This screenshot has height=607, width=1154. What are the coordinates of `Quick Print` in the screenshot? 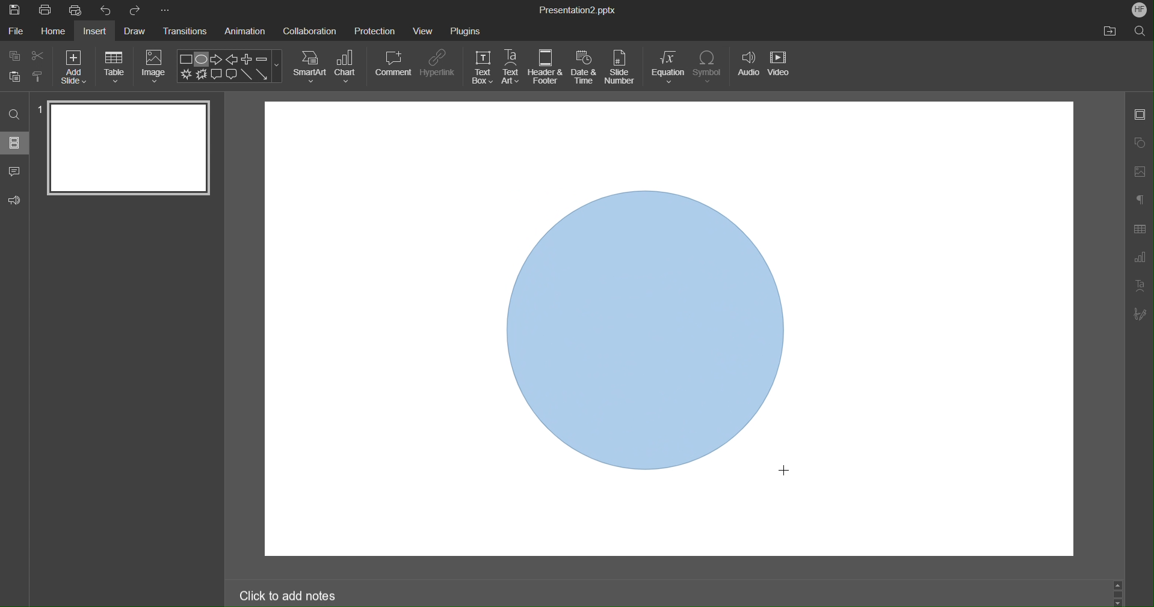 It's located at (79, 11).